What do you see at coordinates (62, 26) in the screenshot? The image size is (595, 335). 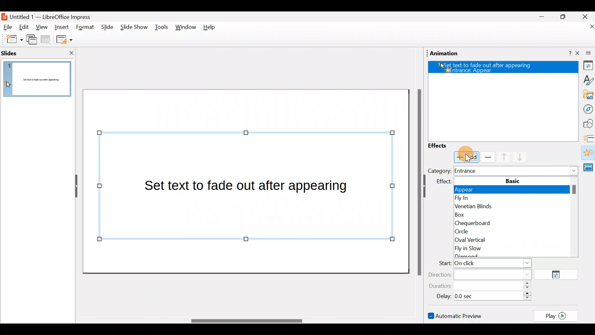 I see `Insert` at bounding box center [62, 26].